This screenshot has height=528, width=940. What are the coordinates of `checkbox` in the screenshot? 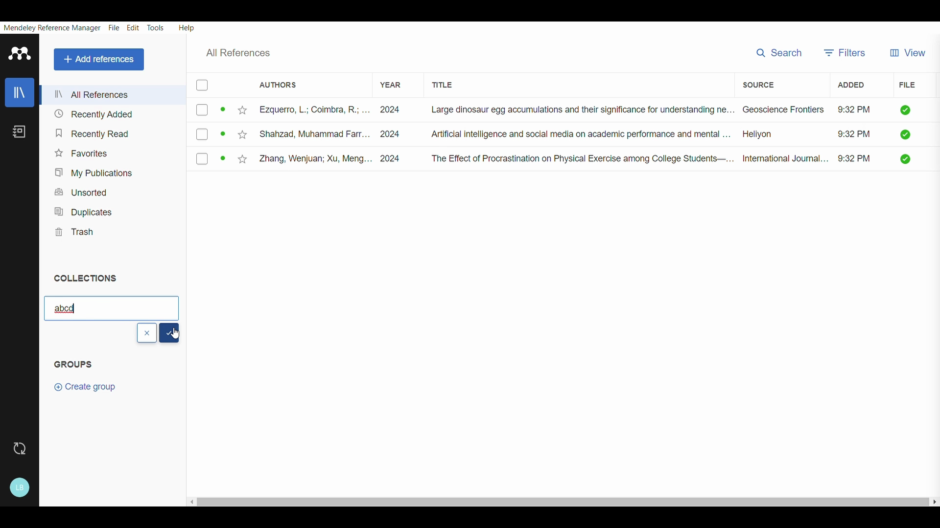 It's located at (208, 111).